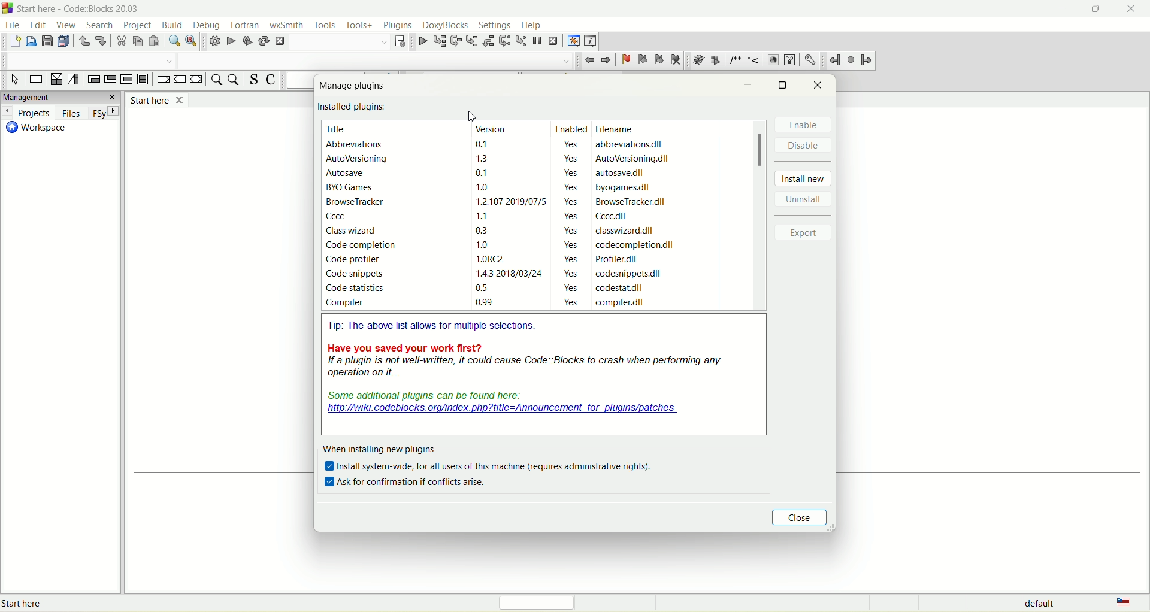 This screenshot has height=612, width=1150. What do you see at coordinates (26, 112) in the screenshot?
I see `projects` at bounding box center [26, 112].